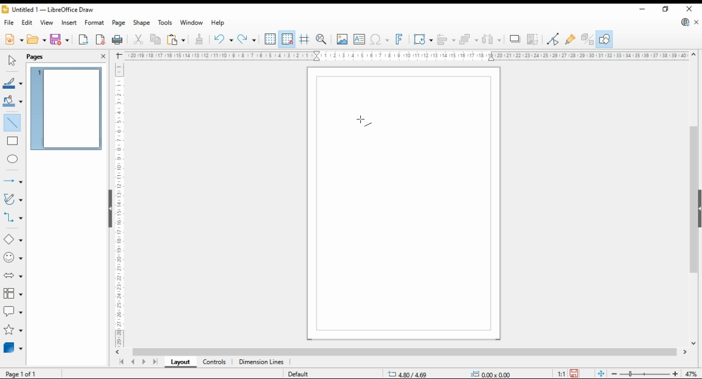  Describe the element at coordinates (100, 39) in the screenshot. I see `export as PDF` at that location.